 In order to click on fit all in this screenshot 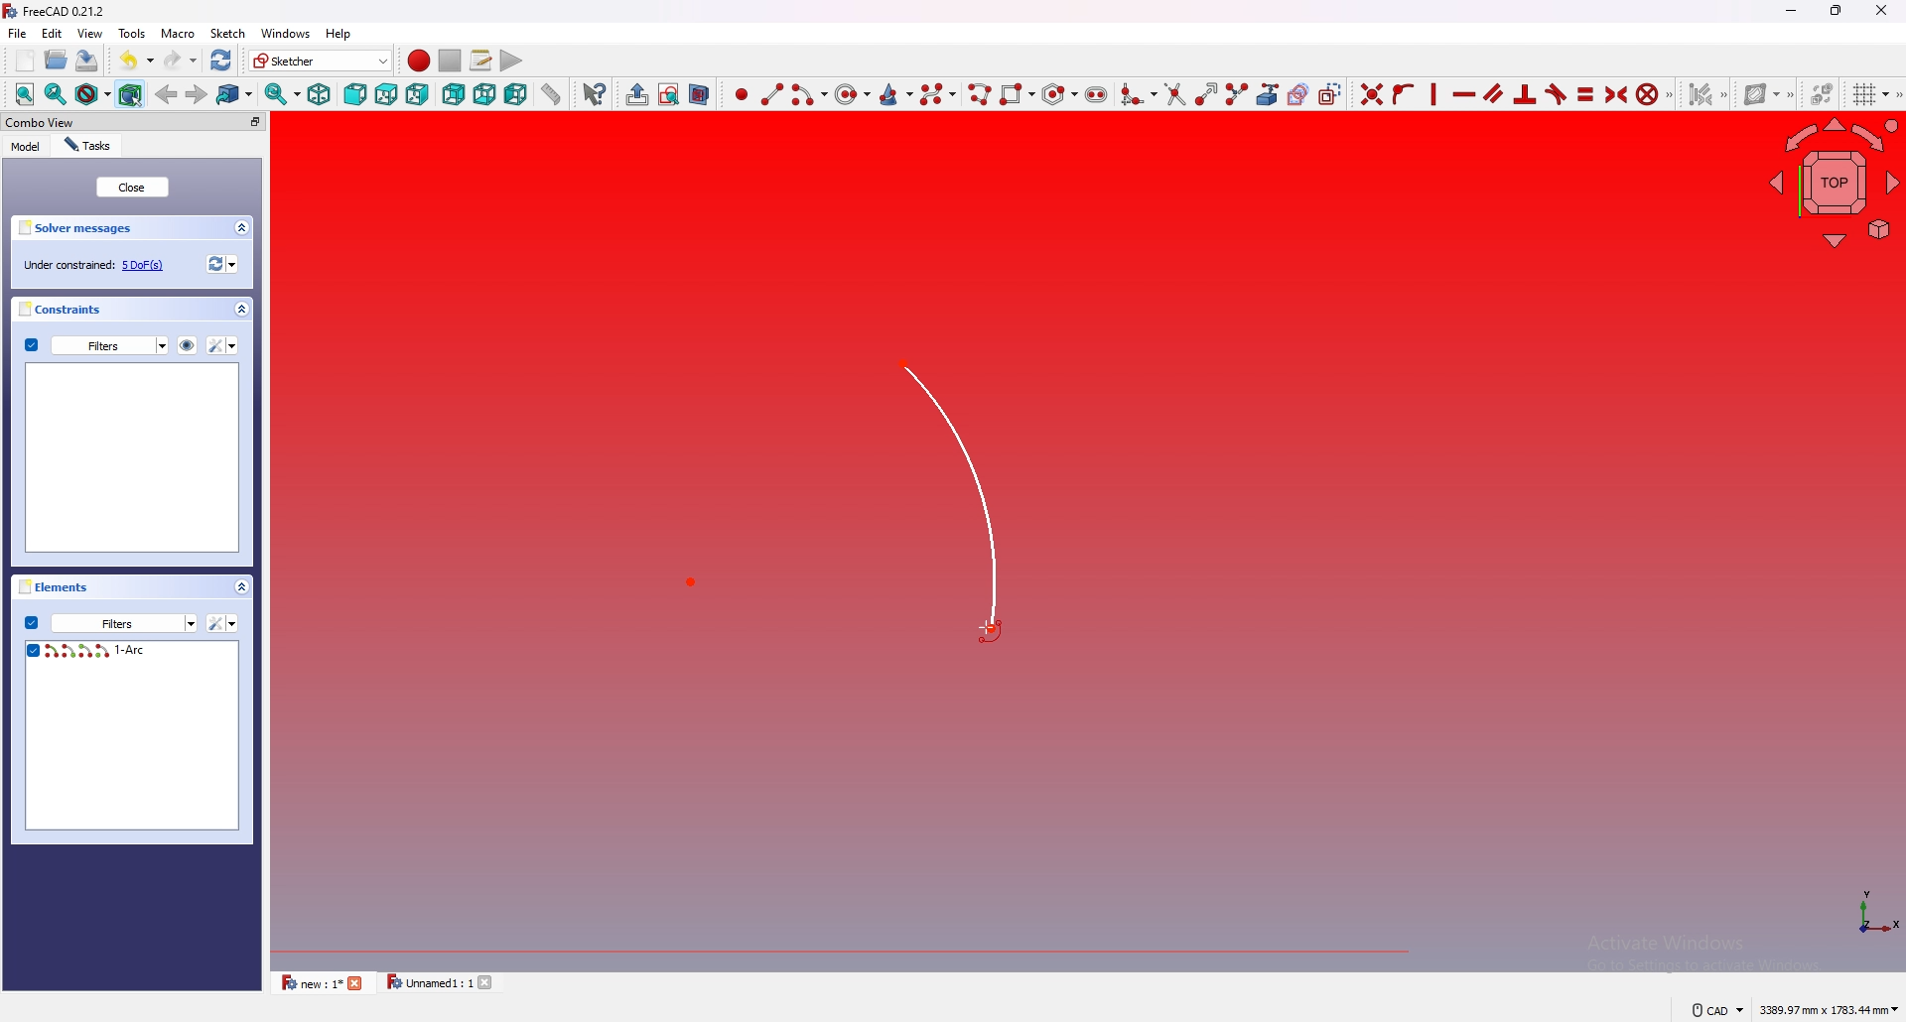, I will do `click(24, 94)`.